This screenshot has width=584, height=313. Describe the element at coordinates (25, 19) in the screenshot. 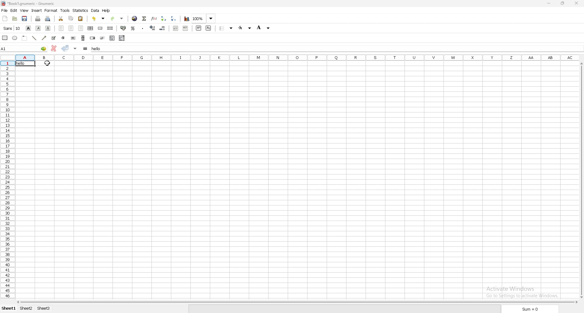

I see `save` at that location.